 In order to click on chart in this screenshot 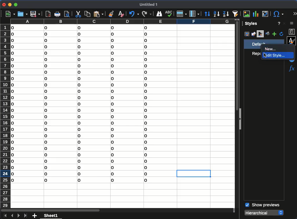, I will do `click(255, 14)`.